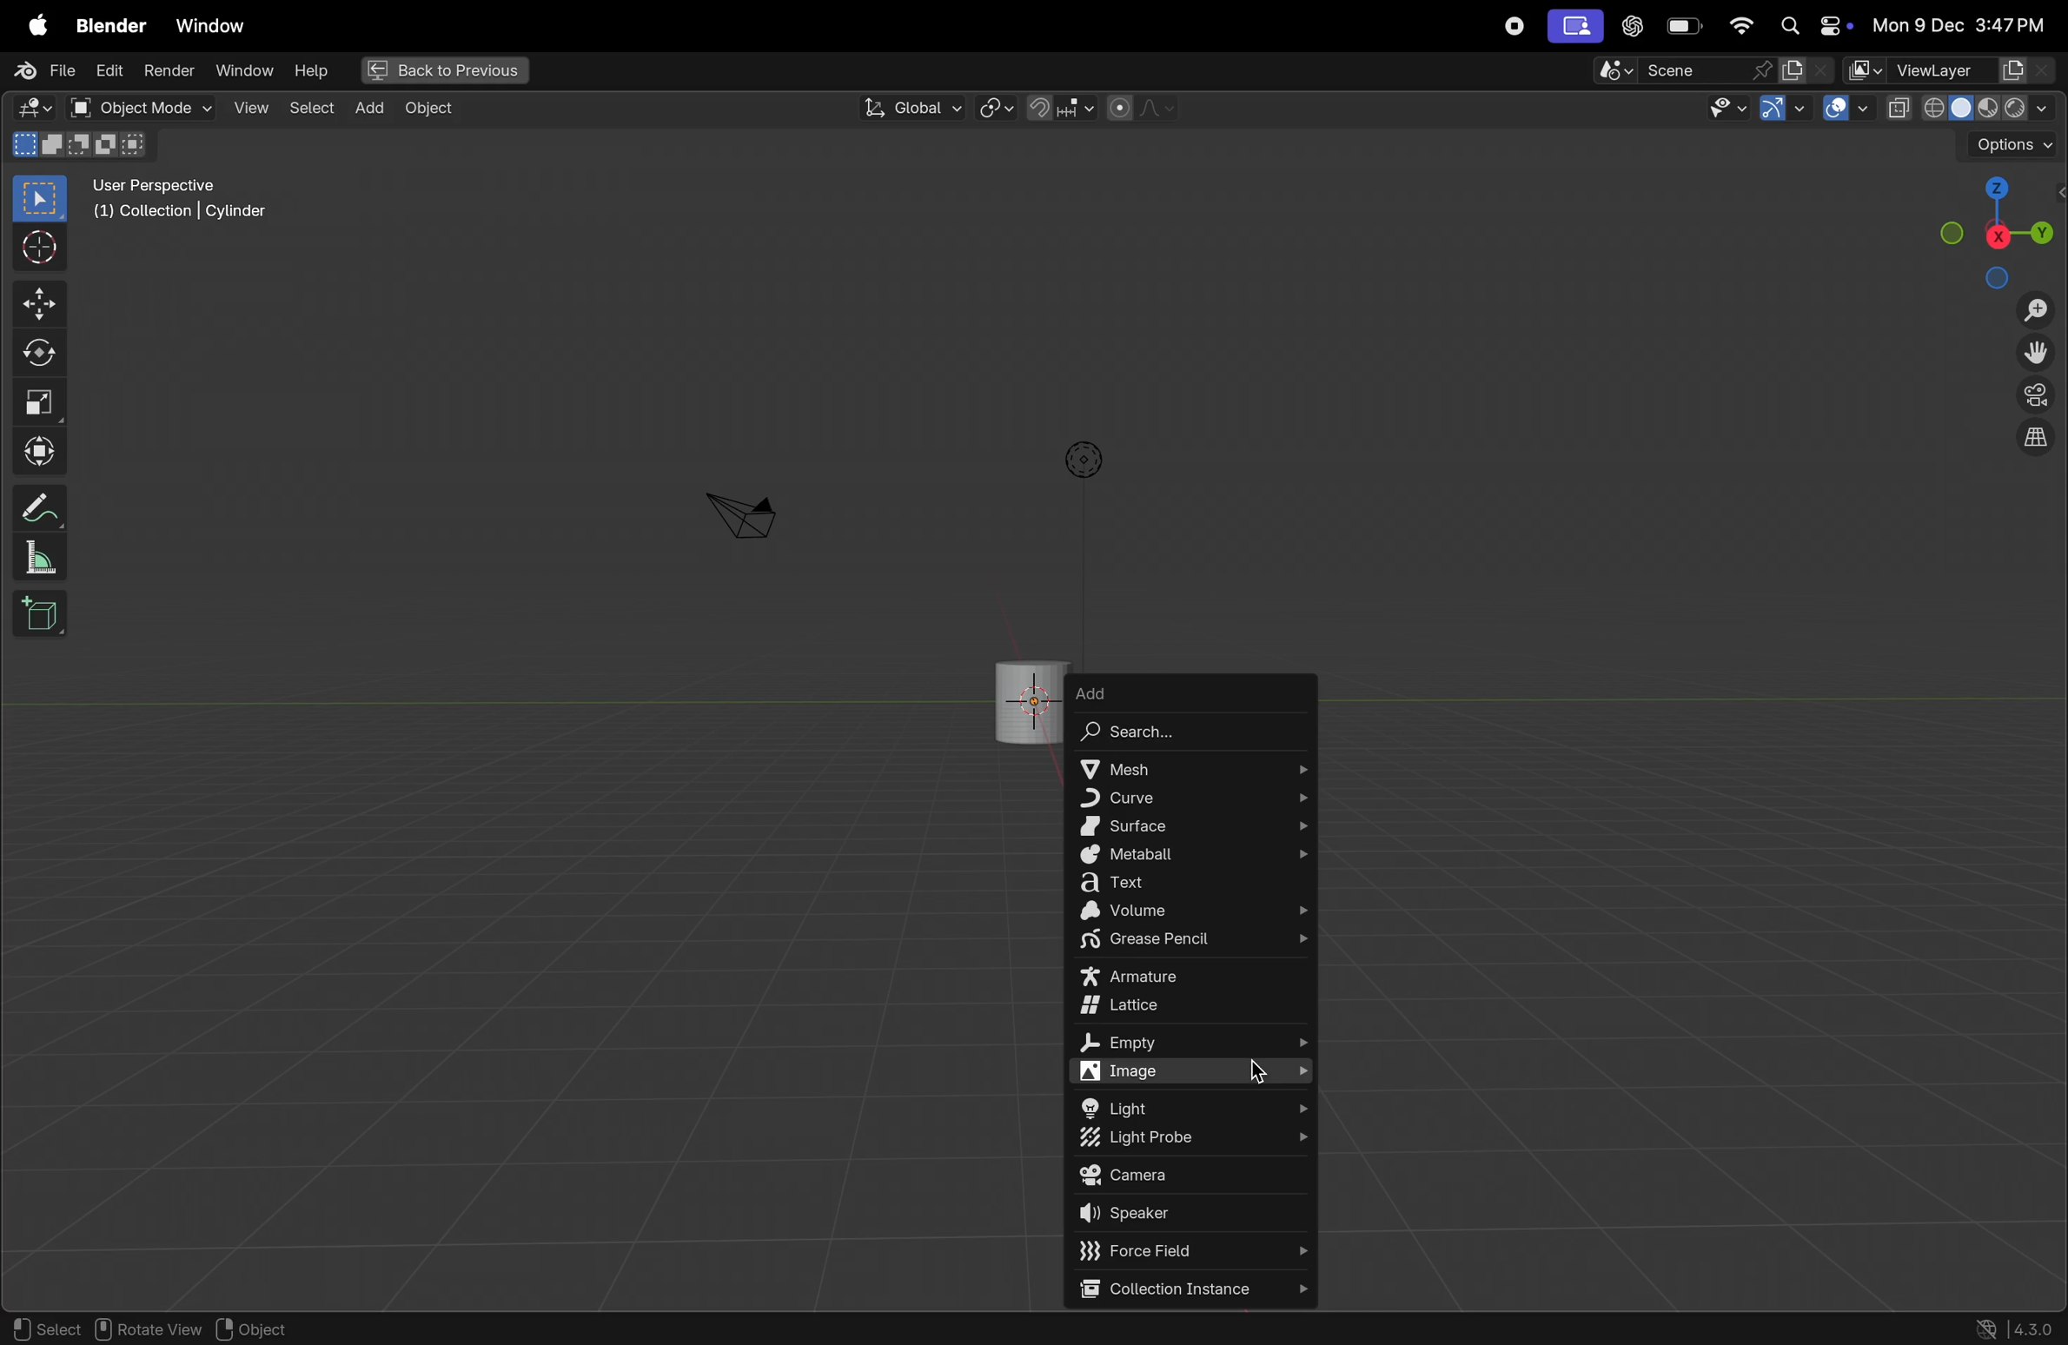 The image size is (2068, 1345). I want to click on force fast, so click(1182, 1250).